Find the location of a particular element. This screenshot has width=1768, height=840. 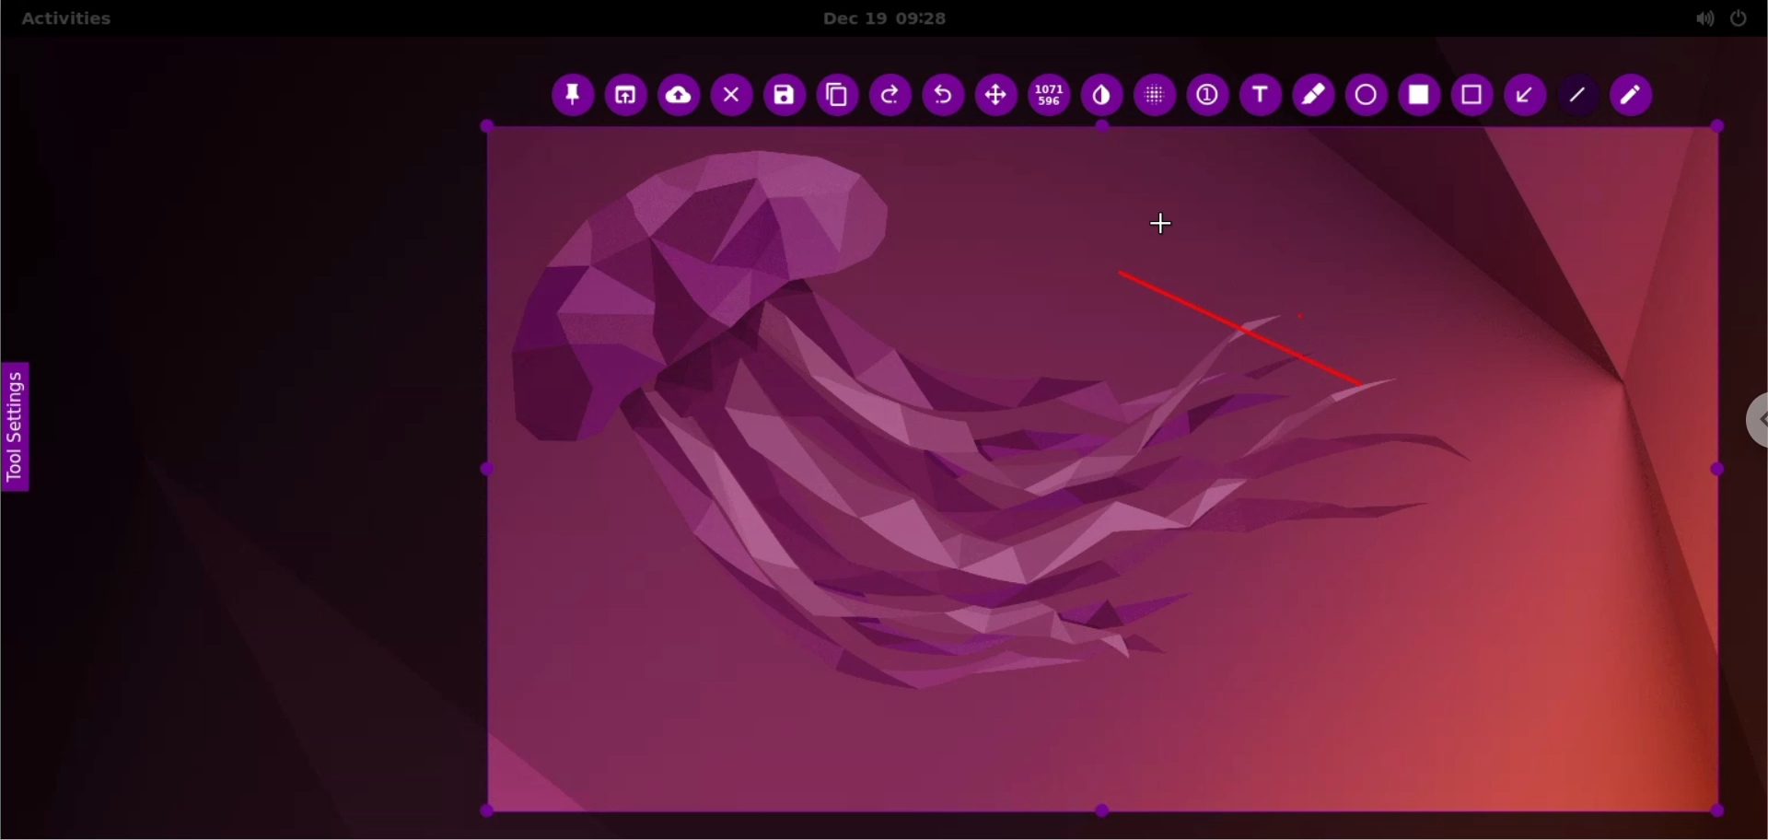

move selection is located at coordinates (1001, 98).